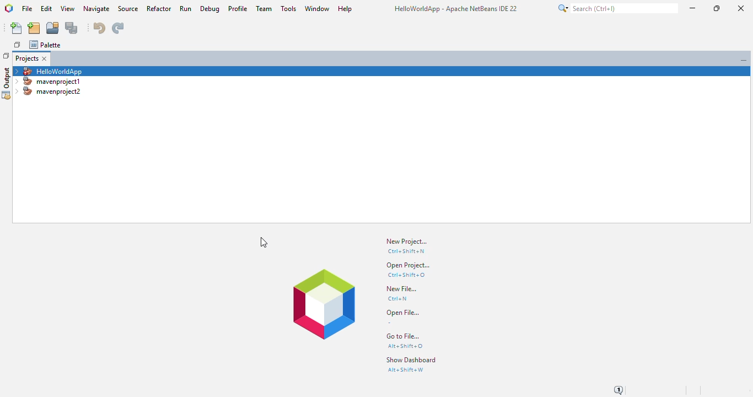 This screenshot has height=397, width=753. I want to click on -, so click(390, 323).